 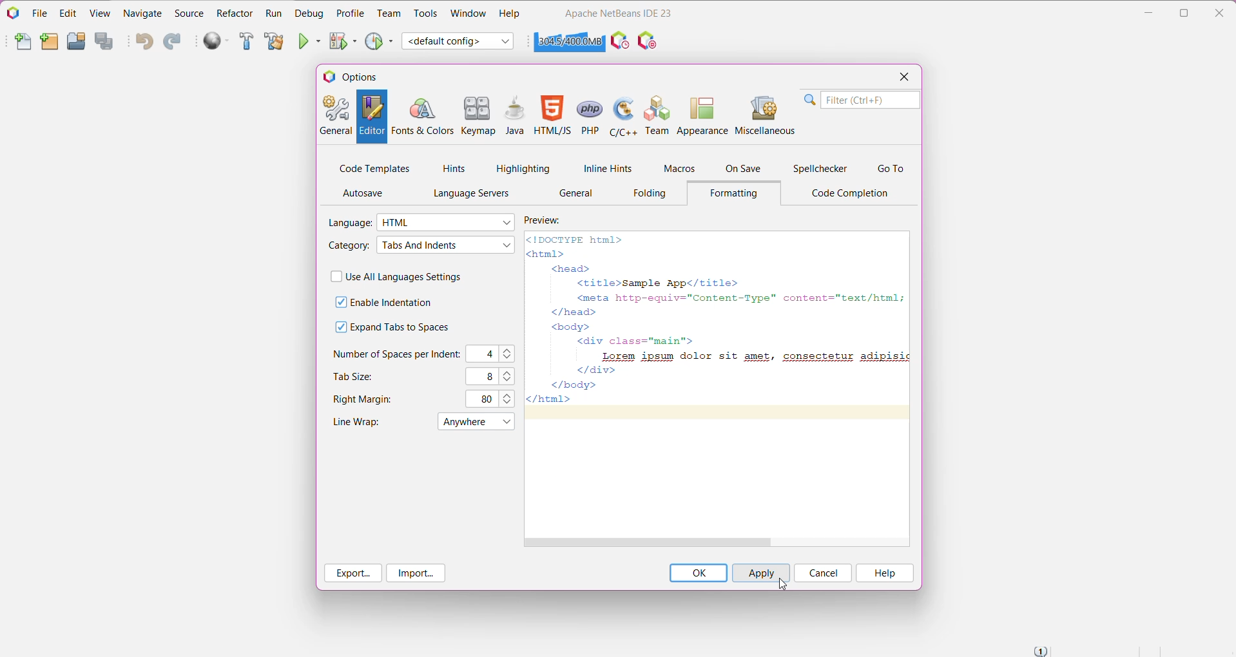 What do you see at coordinates (853, 194) in the screenshot?
I see `Code Completion` at bounding box center [853, 194].